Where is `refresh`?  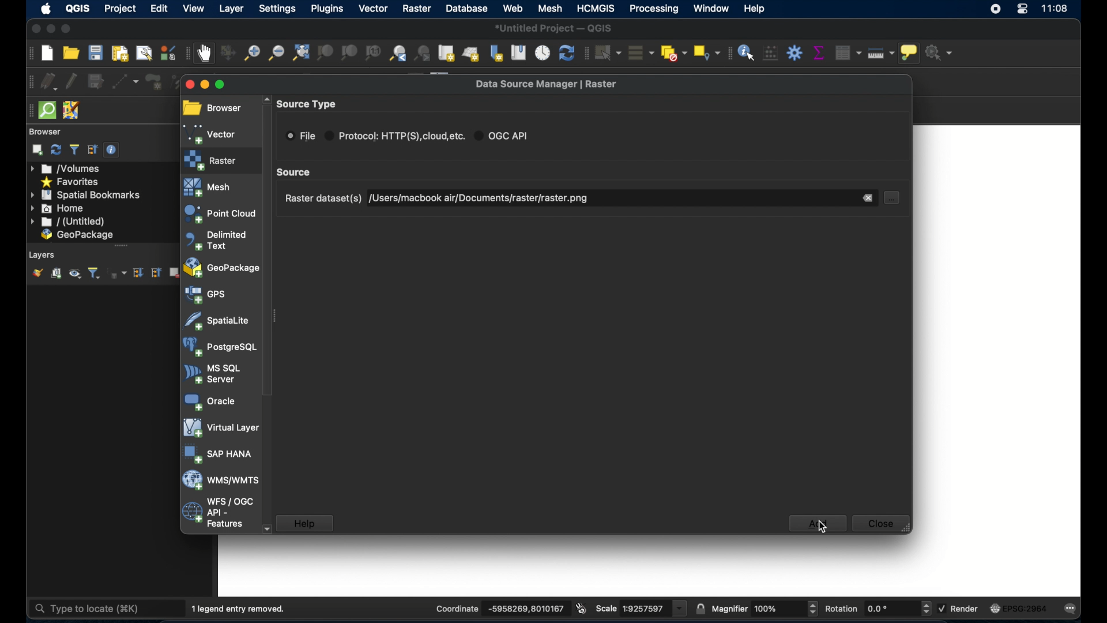 refresh is located at coordinates (566, 54).